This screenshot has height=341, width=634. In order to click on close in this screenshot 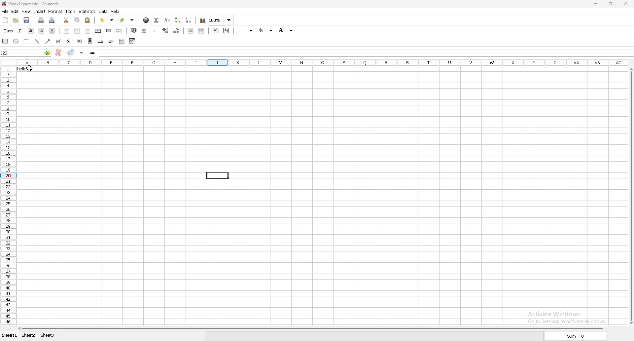, I will do `click(626, 3)`.